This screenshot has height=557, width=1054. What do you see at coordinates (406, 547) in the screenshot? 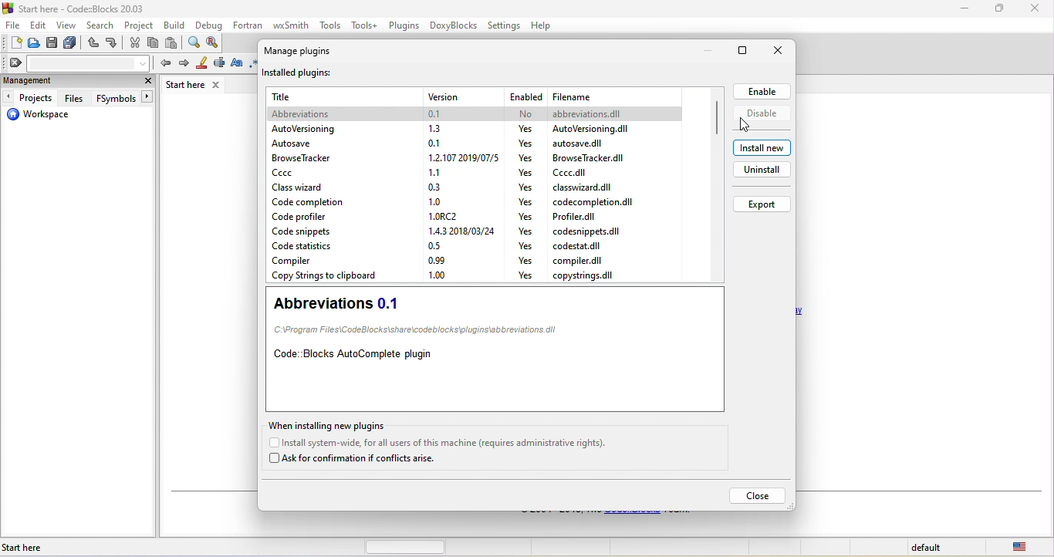
I see `horizontal scroll bar` at bounding box center [406, 547].